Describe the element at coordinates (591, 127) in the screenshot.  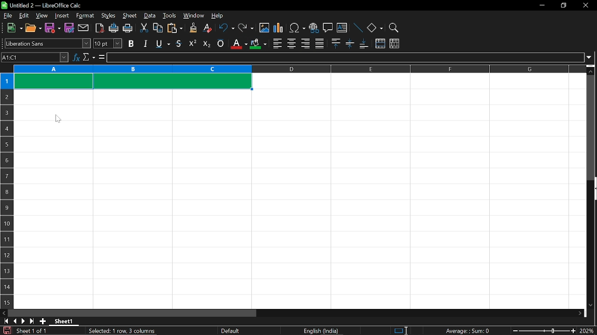
I see `vertical scrollbar` at that location.